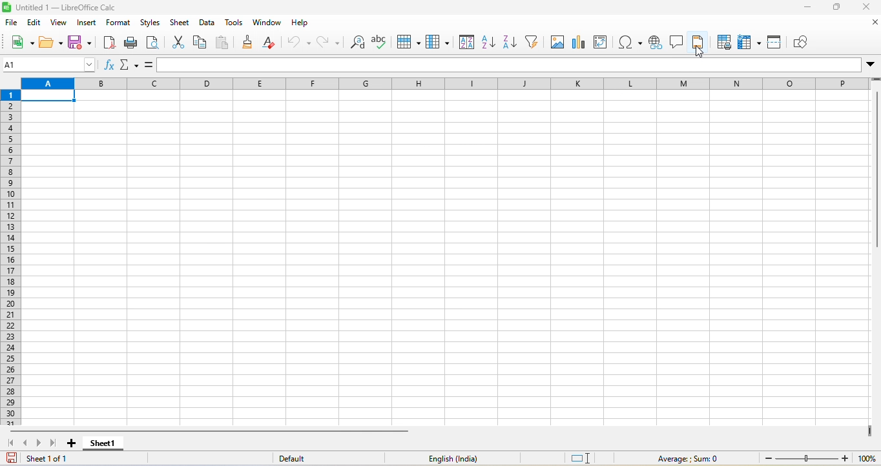  What do you see at coordinates (110, 66) in the screenshot?
I see `function wizard` at bounding box center [110, 66].